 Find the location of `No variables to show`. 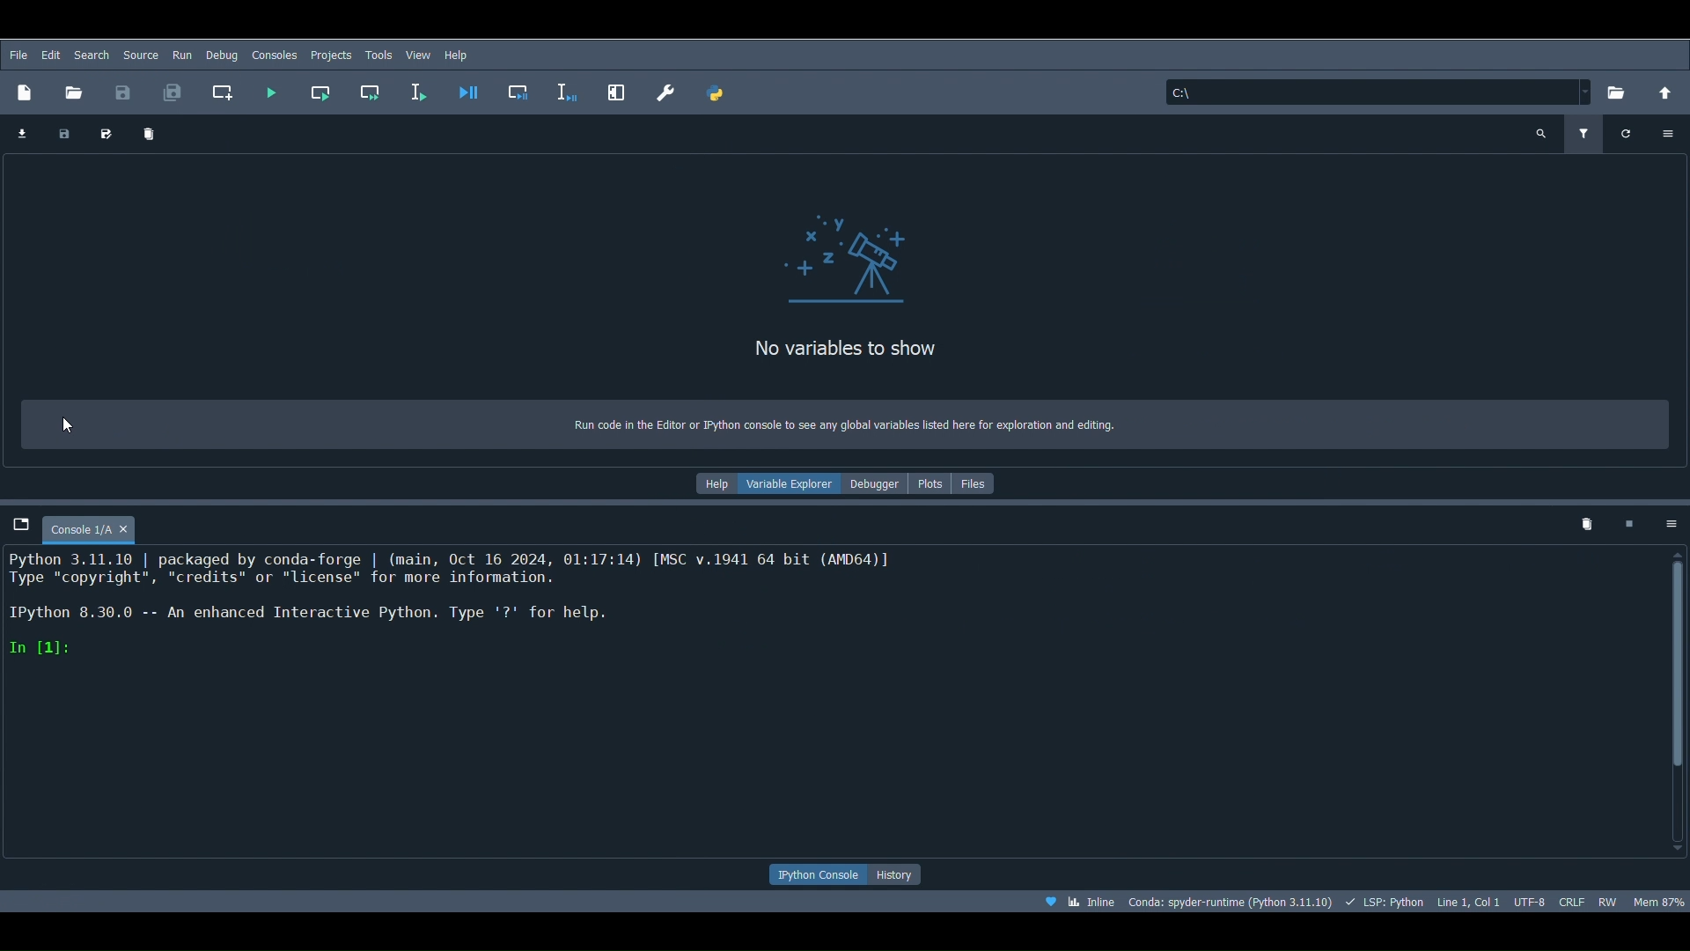

No variables to show is located at coordinates (823, 354).